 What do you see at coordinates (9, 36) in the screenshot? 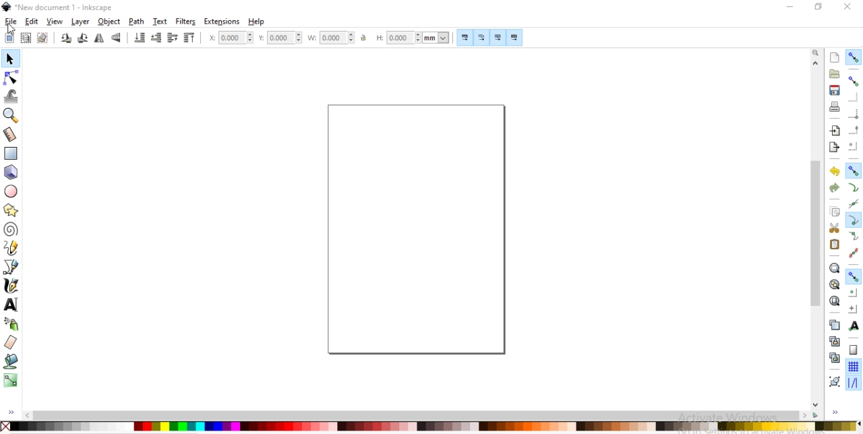
I see `select all objects or nodes` at bounding box center [9, 36].